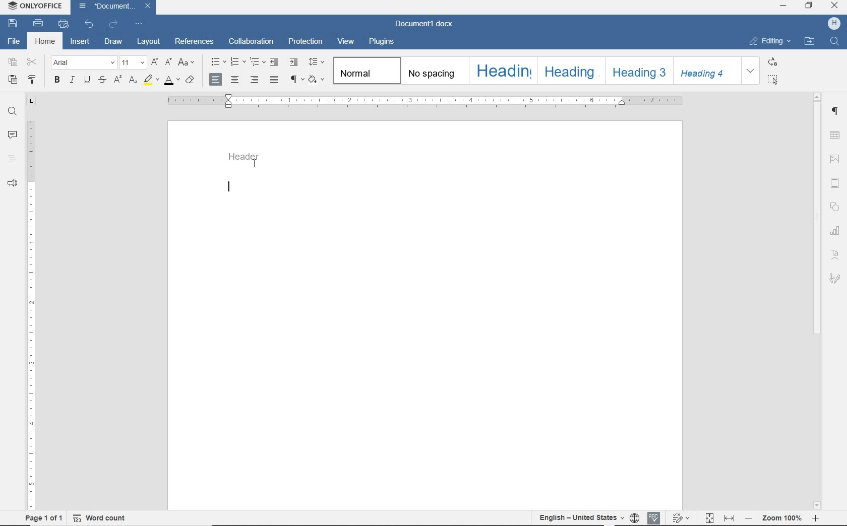  What do you see at coordinates (140, 24) in the screenshot?
I see `customize quick access bar` at bounding box center [140, 24].